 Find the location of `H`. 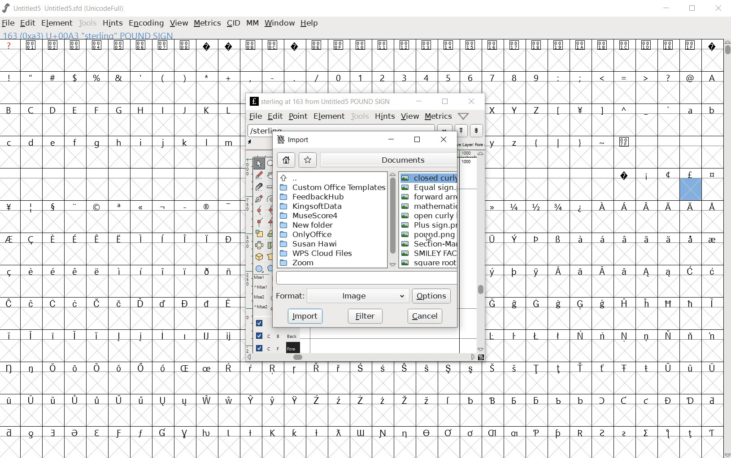

H is located at coordinates (141, 110).